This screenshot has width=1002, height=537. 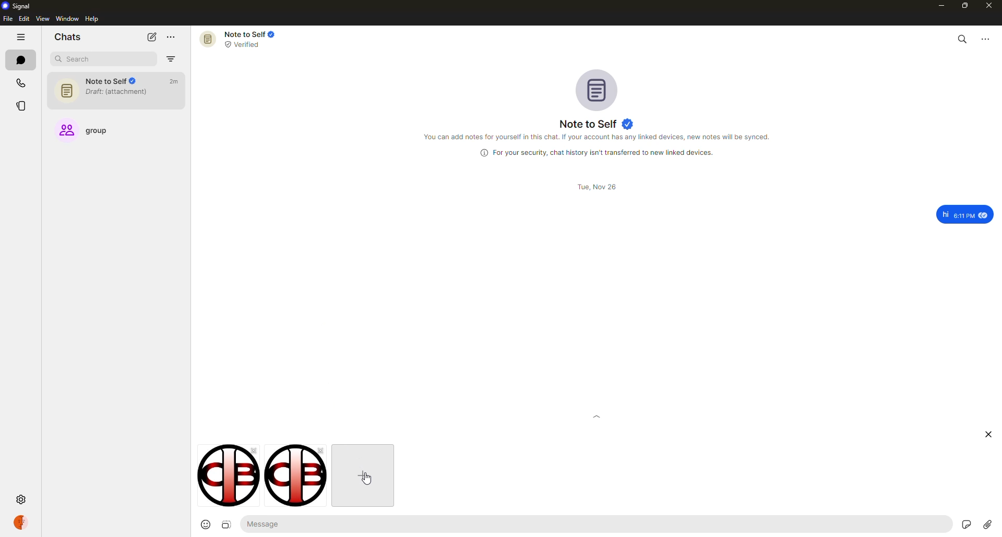 I want to click on note to self, so click(x=597, y=124).